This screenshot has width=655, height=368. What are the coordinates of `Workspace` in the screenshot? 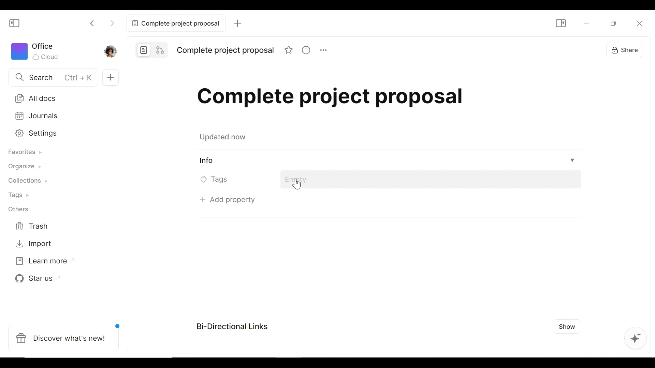 It's located at (37, 51).